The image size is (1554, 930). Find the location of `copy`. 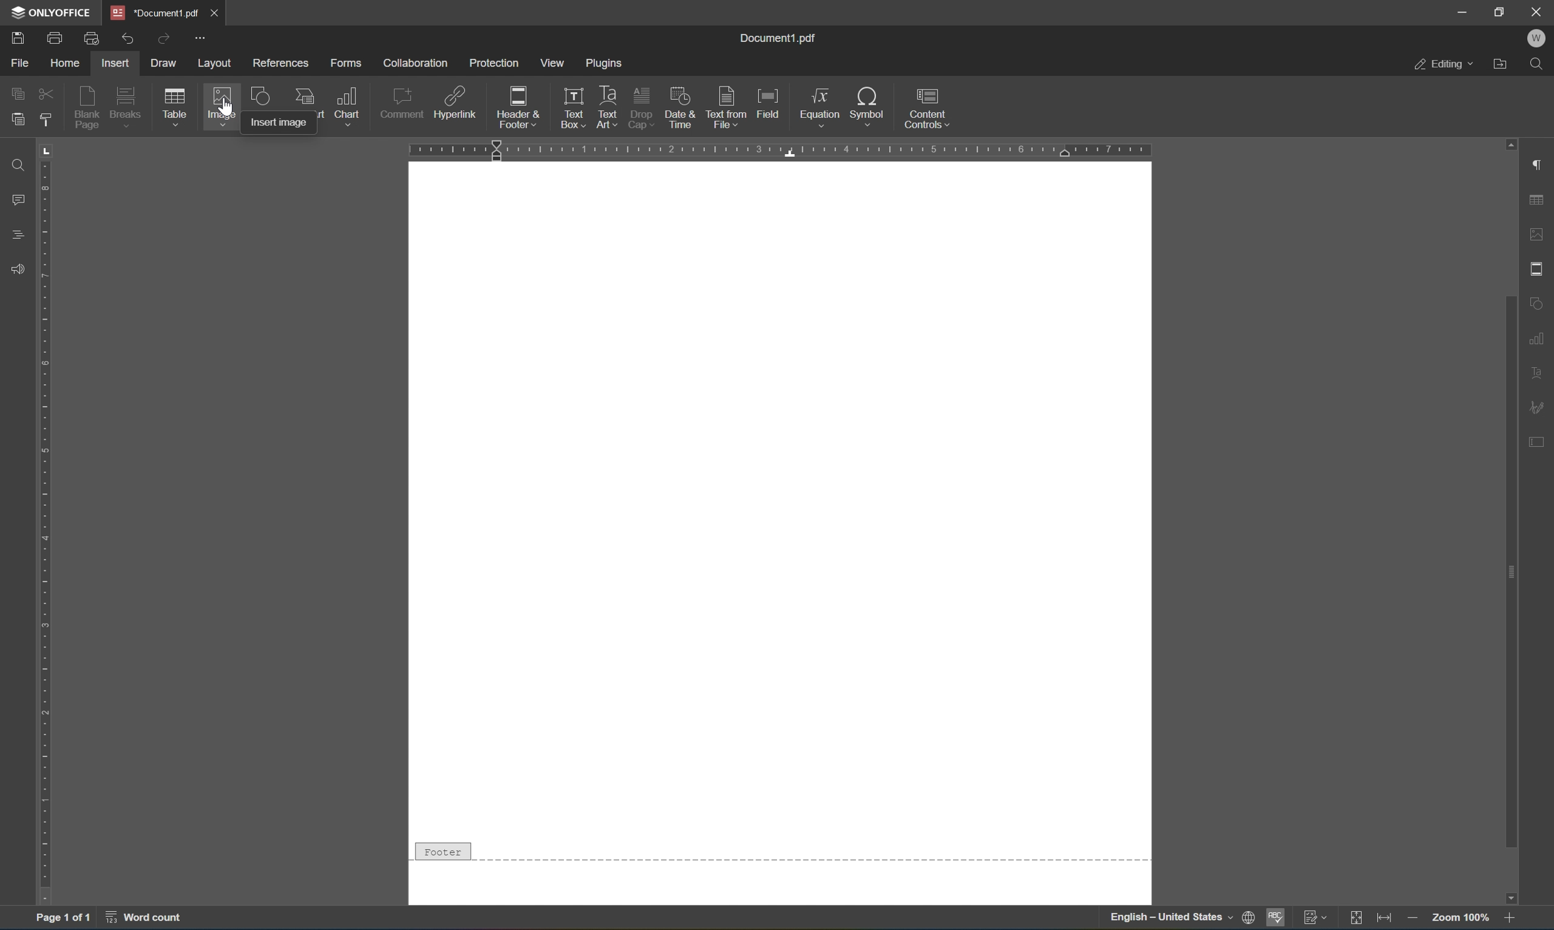

copy is located at coordinates (21, 95).